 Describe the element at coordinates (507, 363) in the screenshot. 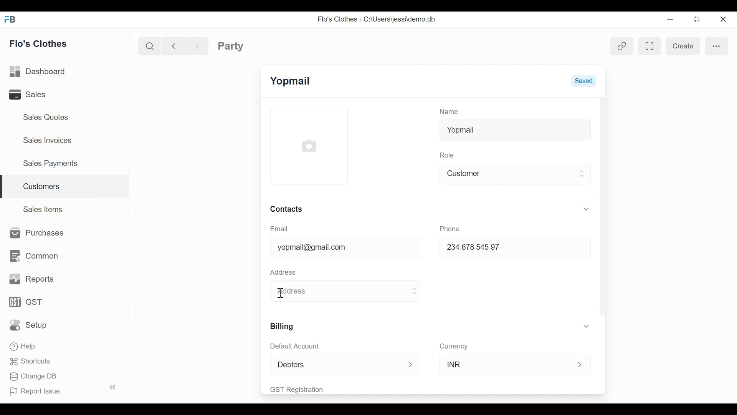

I see `INR` at that location.